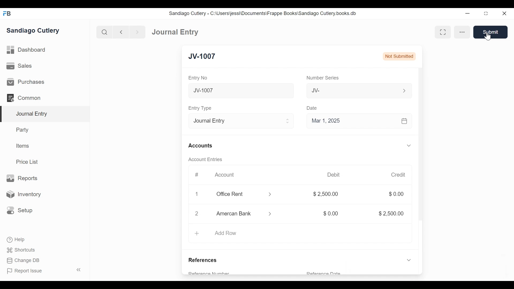 Image resolution: width=514 pixels, height=289 pixels. Describe the element at coordinates (239, 120) in the screenshot. I see `Entry Type` at that location.